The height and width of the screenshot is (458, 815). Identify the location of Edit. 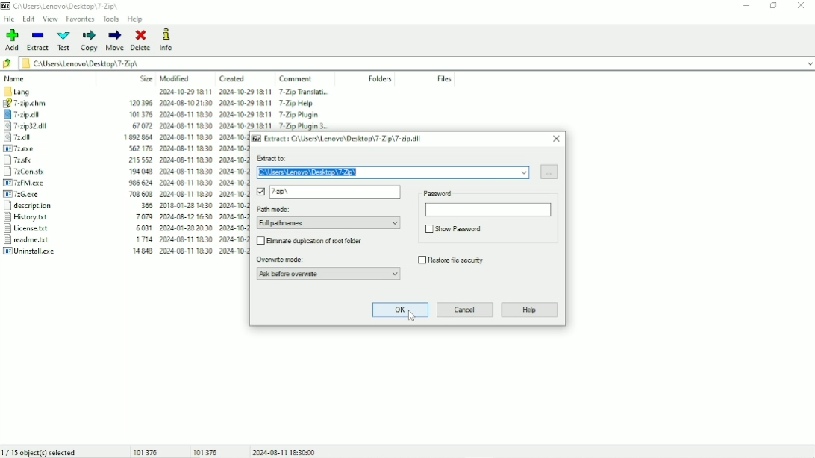
(28, 19).